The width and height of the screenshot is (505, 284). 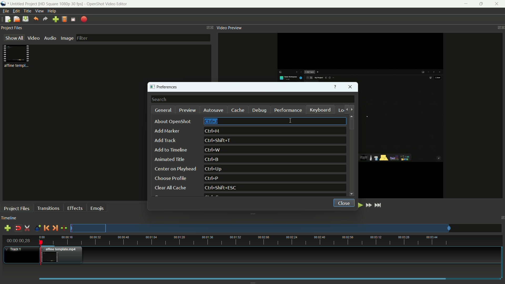 I want to click on full screen, so click(x=73, y=19).